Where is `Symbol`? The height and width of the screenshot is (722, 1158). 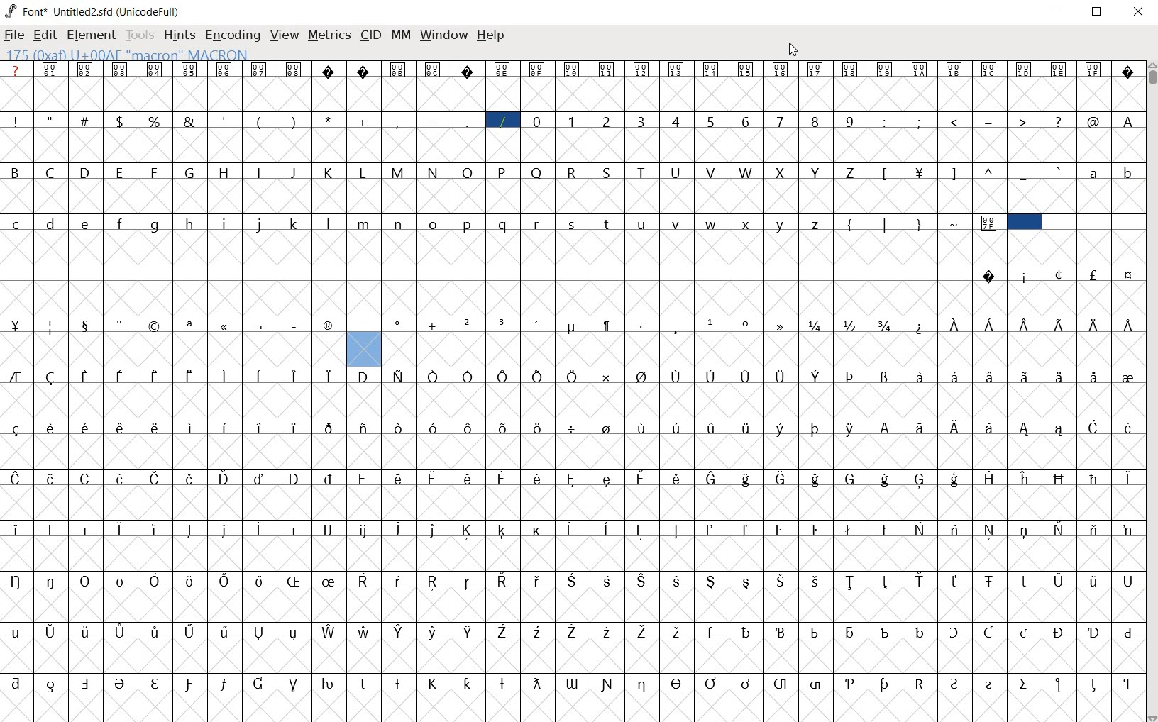
Symbol is located at coordinates (1059, 478).